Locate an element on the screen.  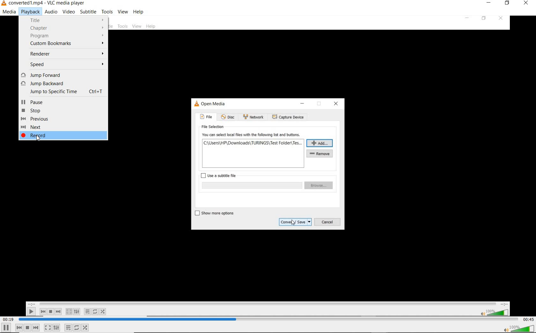
speed is located at coordinates (66, 64).